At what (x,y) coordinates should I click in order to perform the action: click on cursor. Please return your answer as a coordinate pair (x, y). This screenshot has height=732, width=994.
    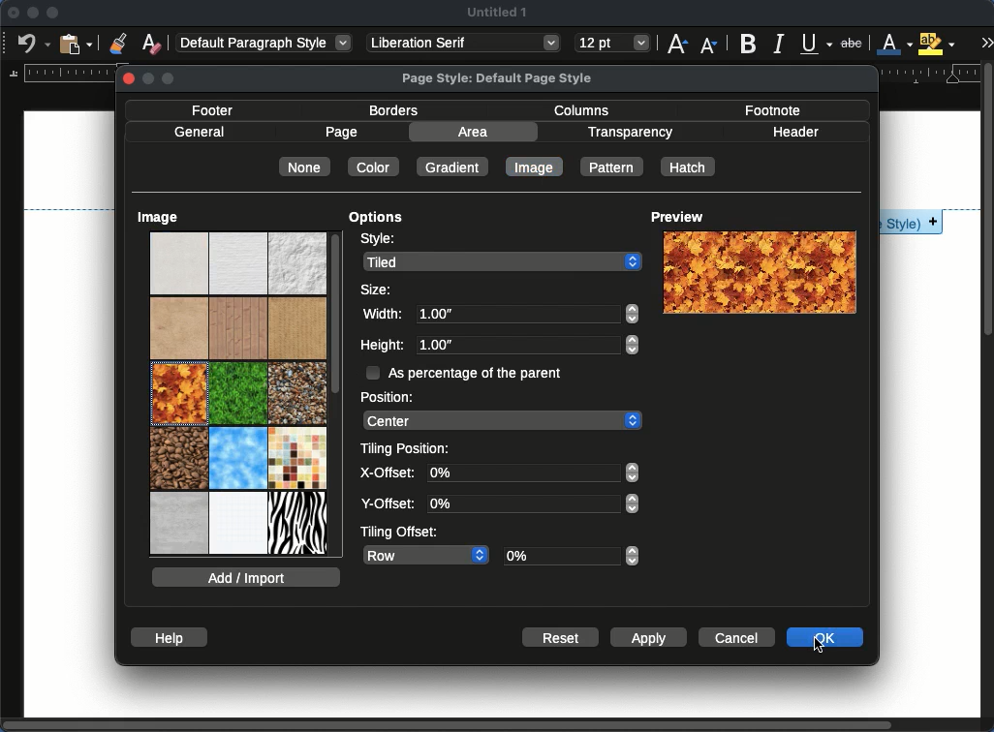
    Looking at the image, I should click on (823, 642).